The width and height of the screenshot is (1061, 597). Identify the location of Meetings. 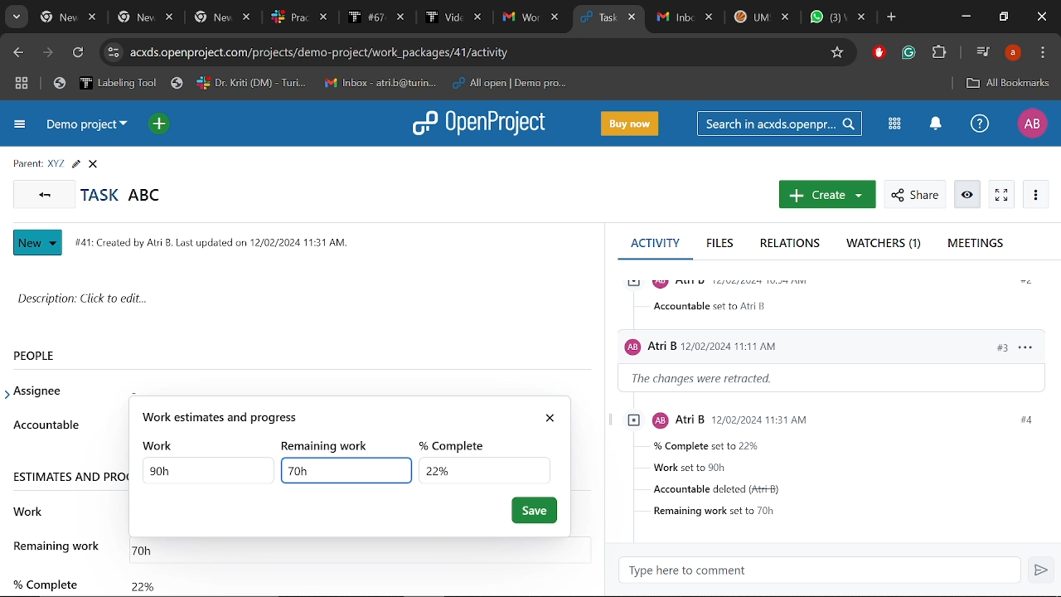
(976, 244).